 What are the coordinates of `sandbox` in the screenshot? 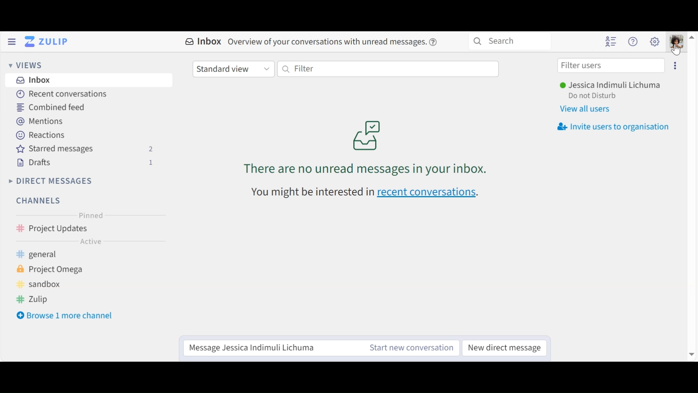 It's located at (46, 285).